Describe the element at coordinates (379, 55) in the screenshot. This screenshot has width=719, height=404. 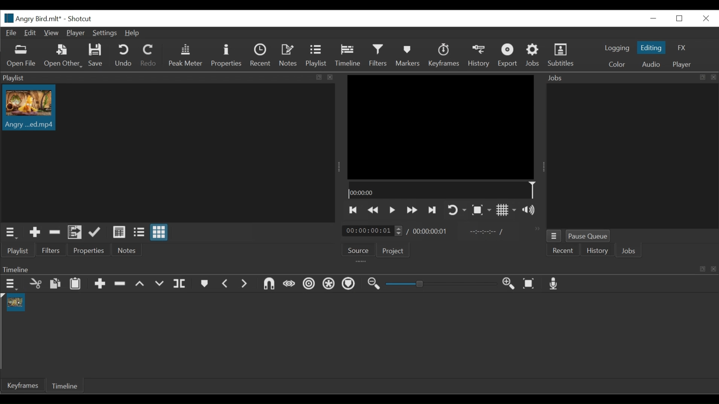
I see `Filters` at that location.